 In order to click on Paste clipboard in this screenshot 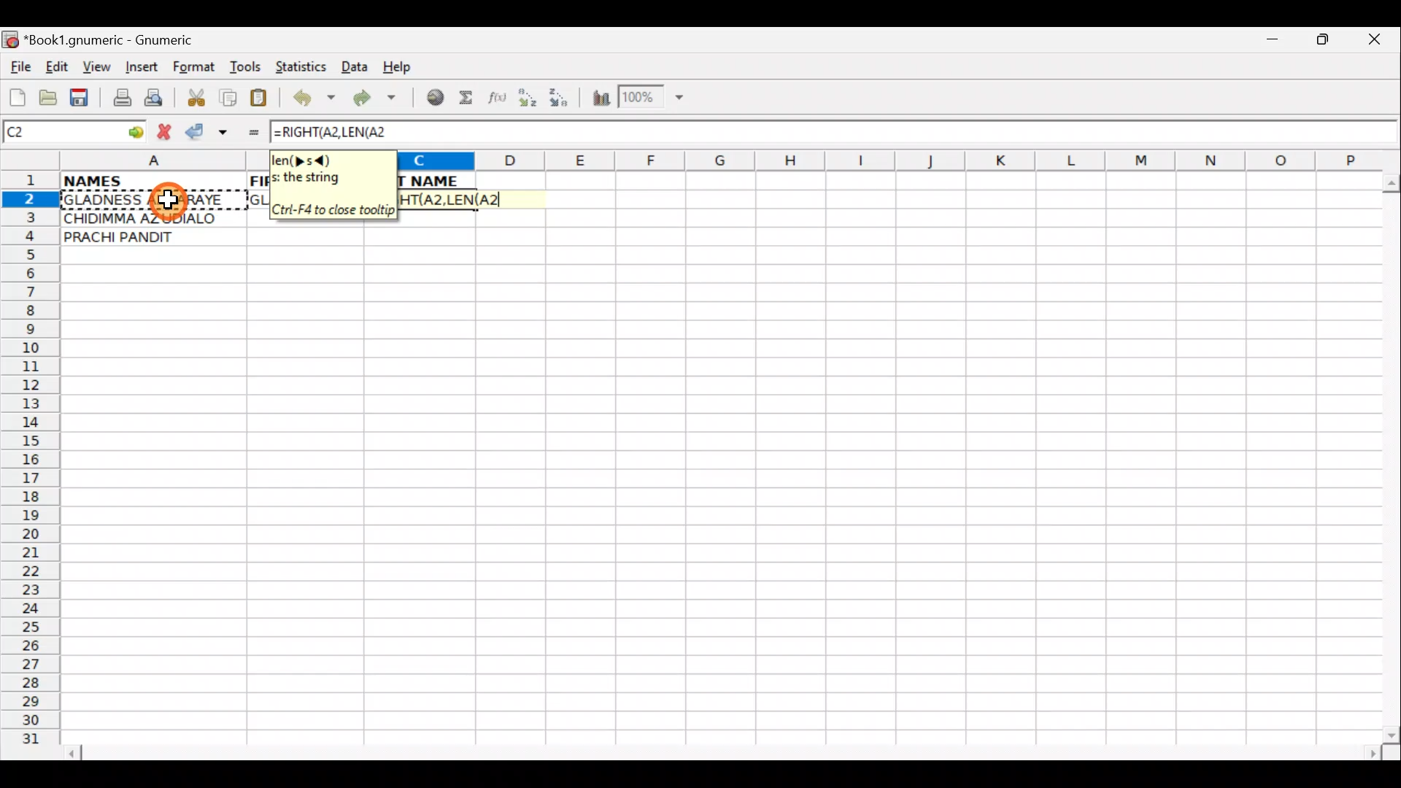, I will do `click(263, 100)`.